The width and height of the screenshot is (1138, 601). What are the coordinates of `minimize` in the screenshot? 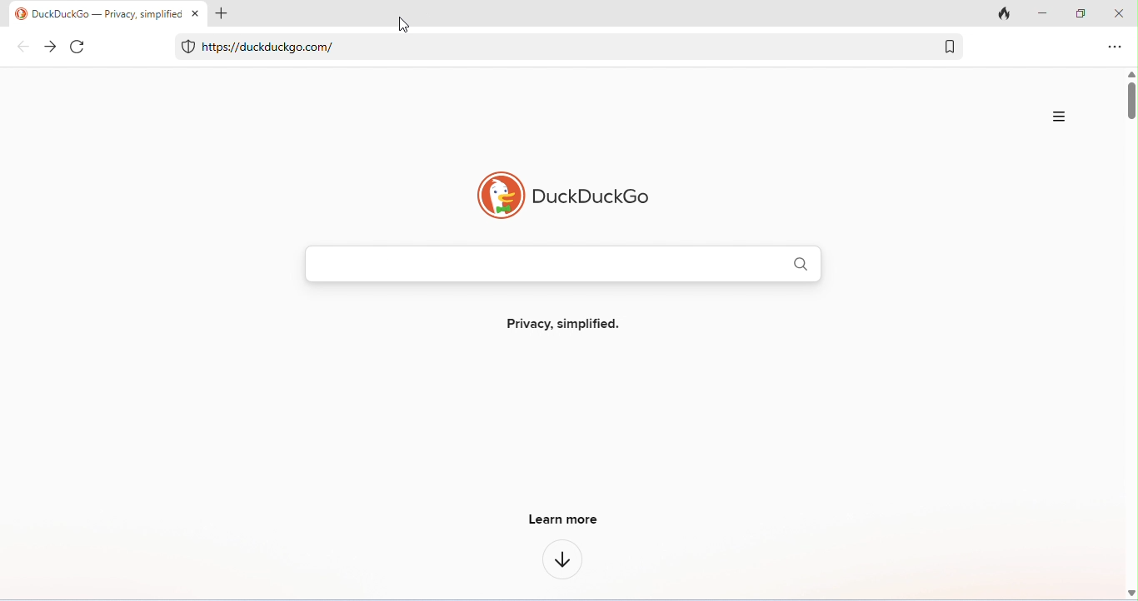 It's located at (1044, 14).